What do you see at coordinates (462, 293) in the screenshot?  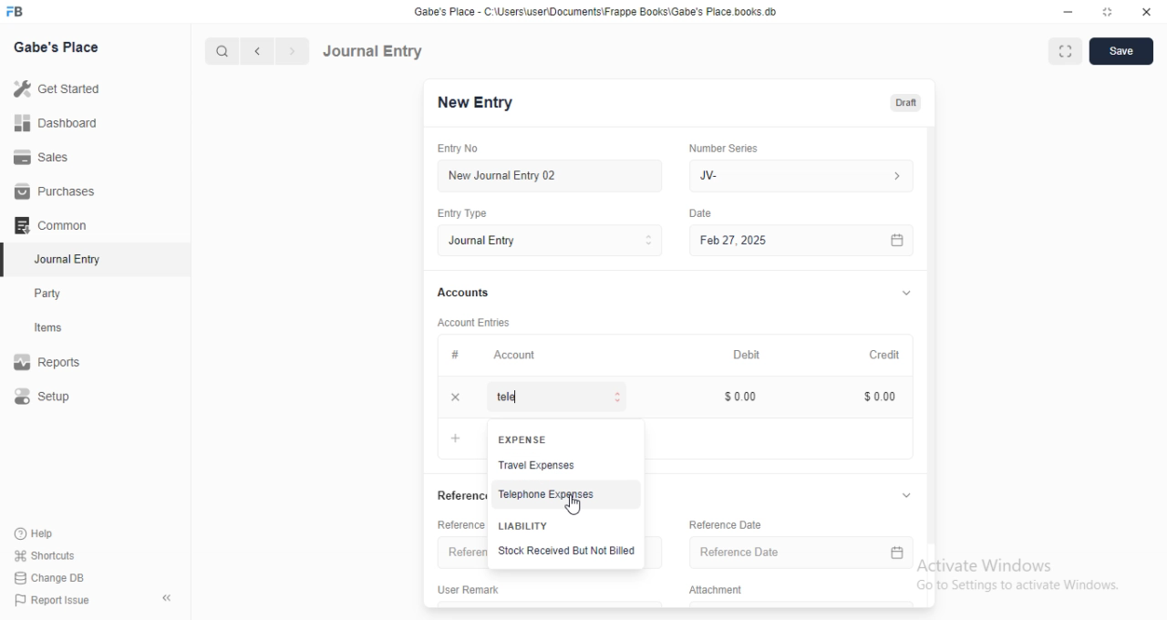 I see `Accounts` at bounding box center [462, 293].